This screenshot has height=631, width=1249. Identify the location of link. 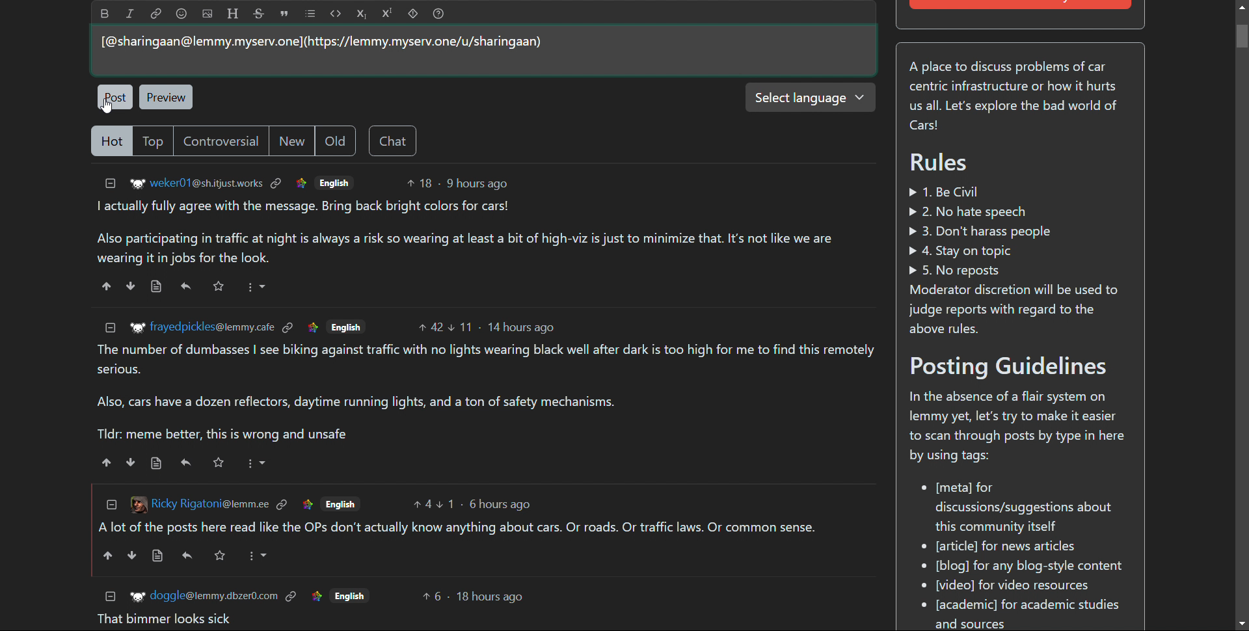
(316, 595).